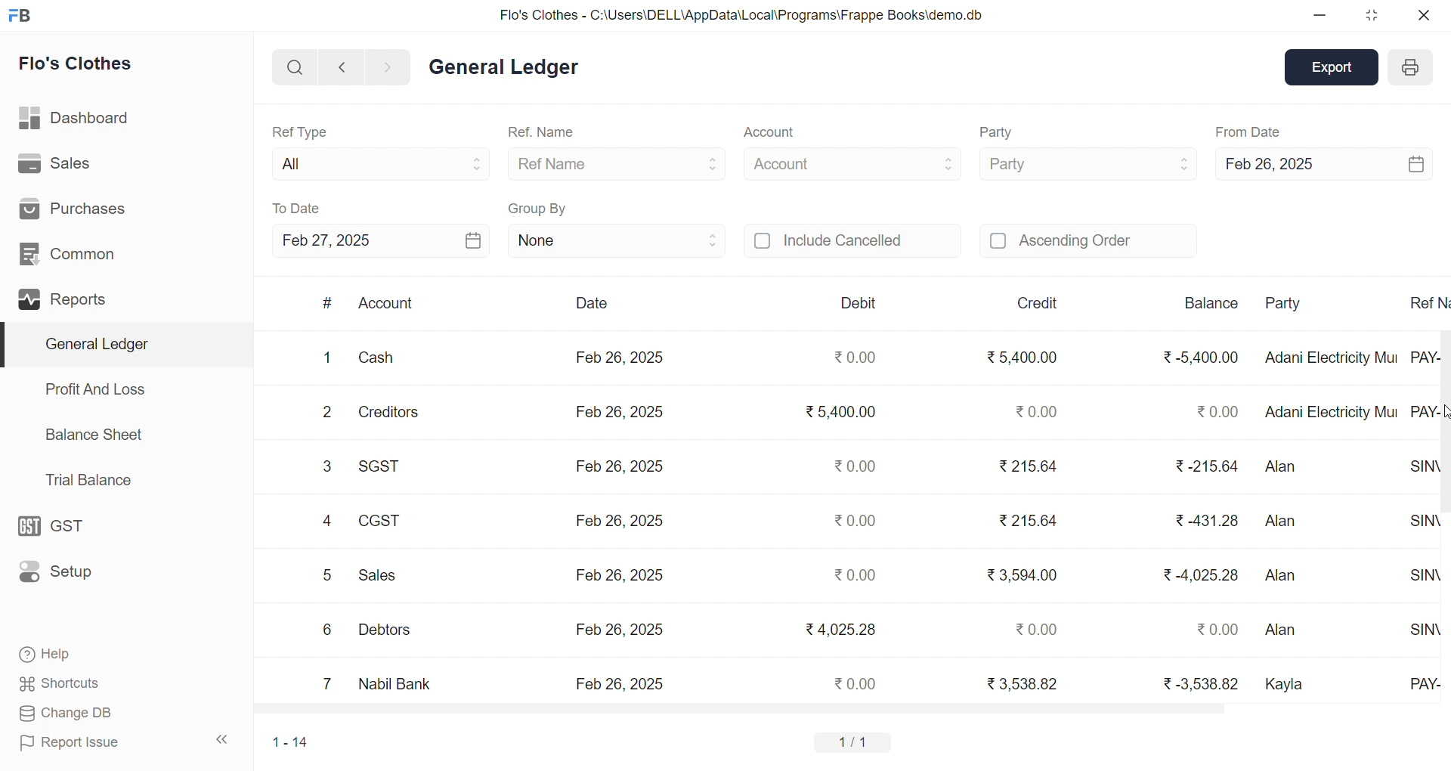 Image resolution: width=1451 pixels, height=771 pixels. What do you see at coordinates (620, 522) in the screenshot?
I see `Feb 26, 2025` at bounding box center [620, 522].